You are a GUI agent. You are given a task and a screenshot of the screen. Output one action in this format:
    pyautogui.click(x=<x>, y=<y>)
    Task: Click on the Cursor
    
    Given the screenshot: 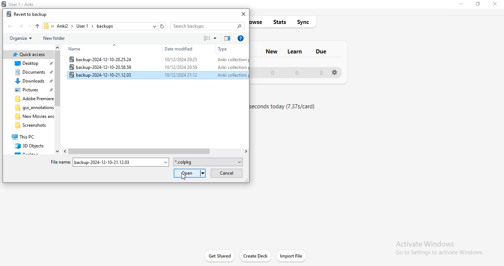 What is the action you would take?
    pyautogui.click(x=186, y=177)
    